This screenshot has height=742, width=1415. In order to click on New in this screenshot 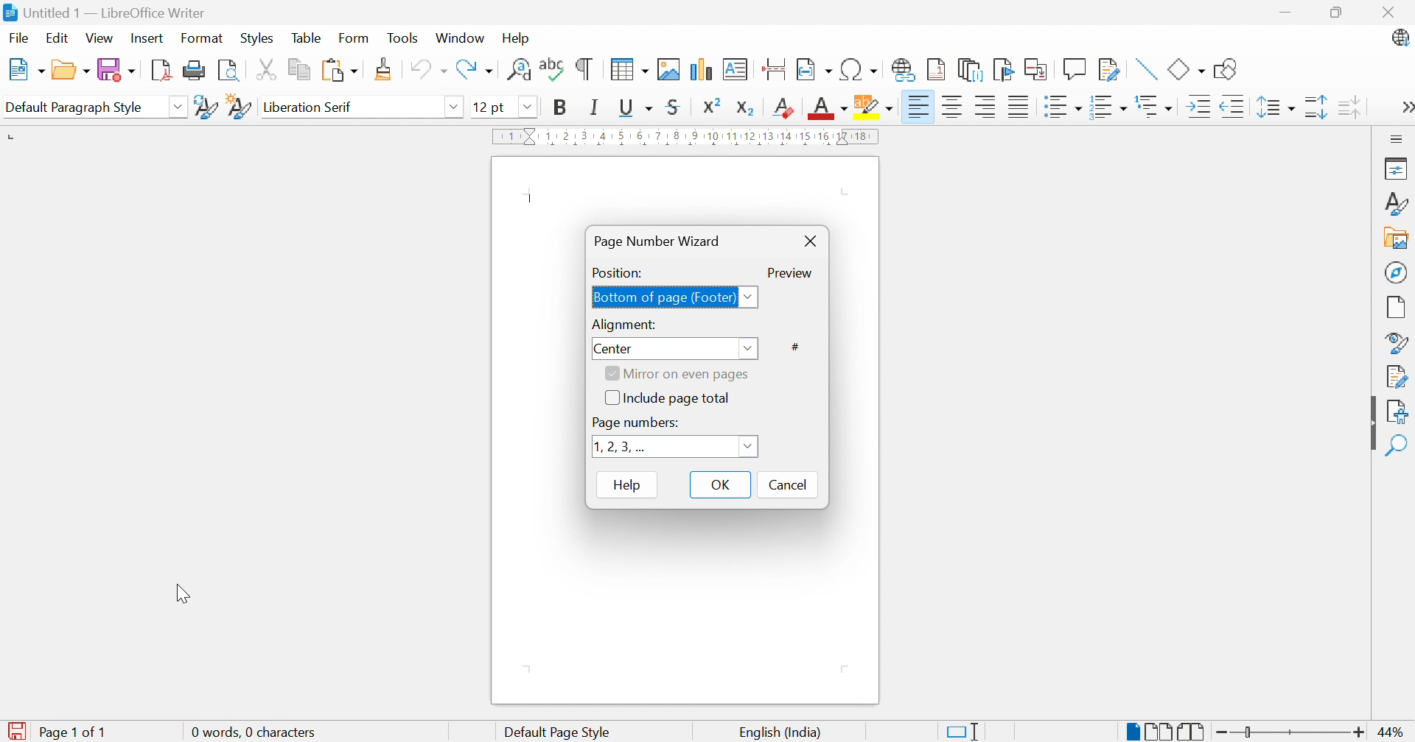, I will do `click(26, 68)`.